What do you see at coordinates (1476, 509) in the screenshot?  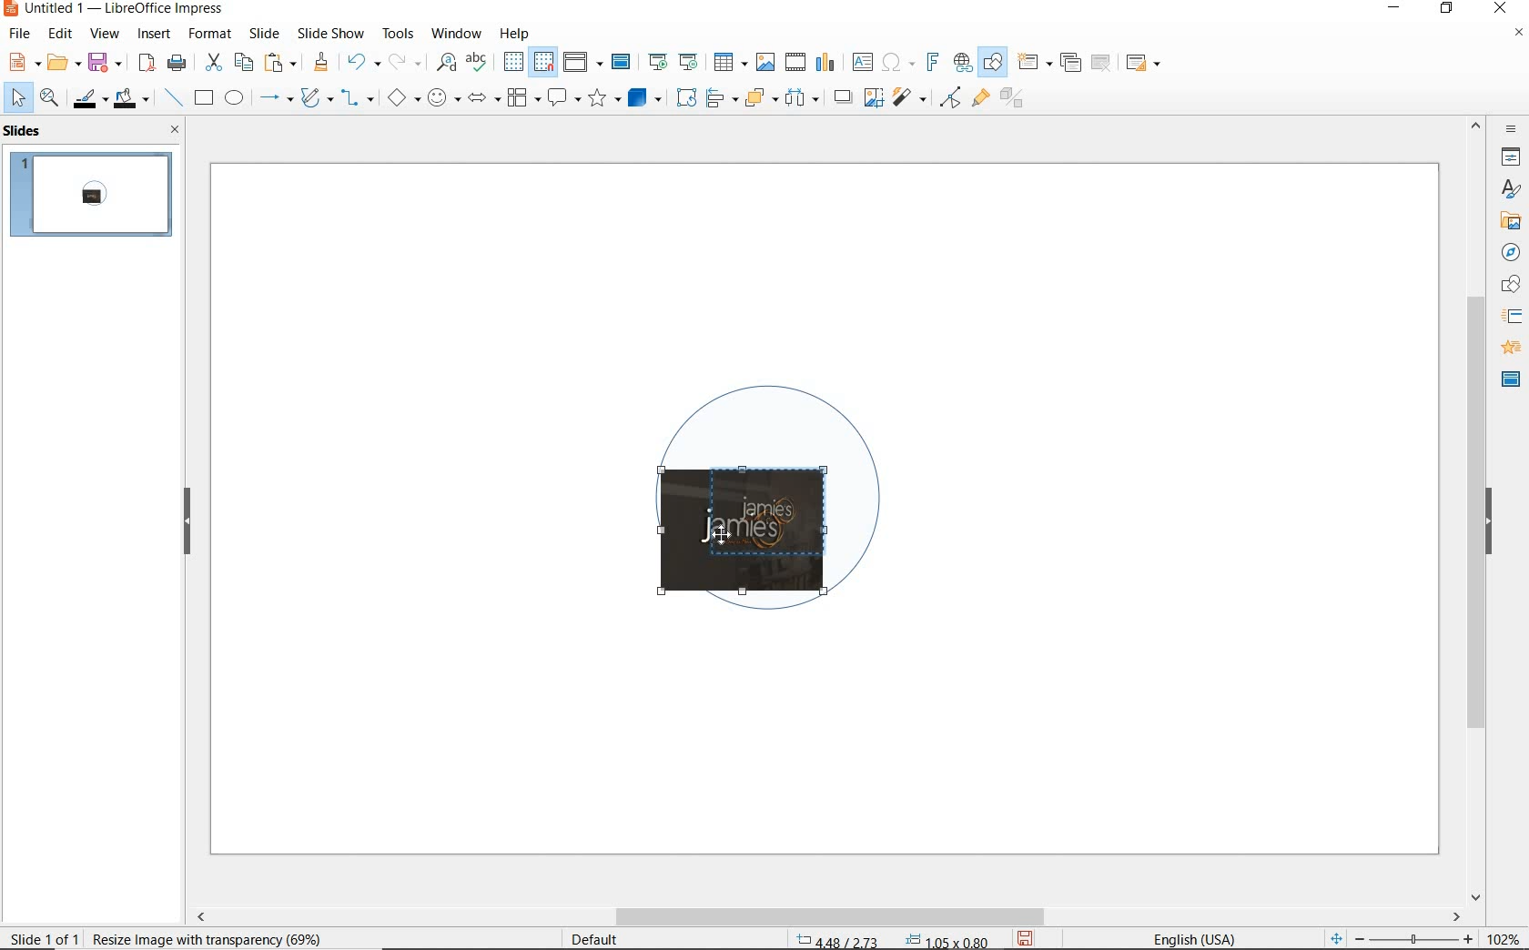 I see `scrollbar` at bounding box center [1476, 509].